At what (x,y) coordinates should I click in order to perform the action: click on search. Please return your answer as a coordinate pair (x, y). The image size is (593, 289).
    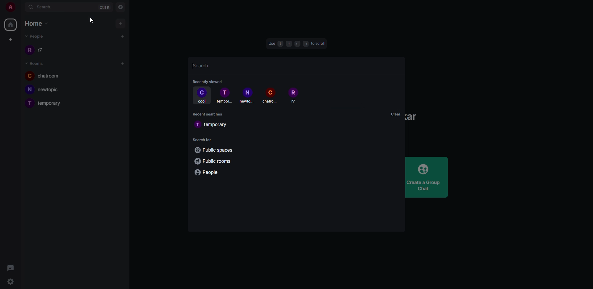
    Looking at the image, I should click on (203, 65).